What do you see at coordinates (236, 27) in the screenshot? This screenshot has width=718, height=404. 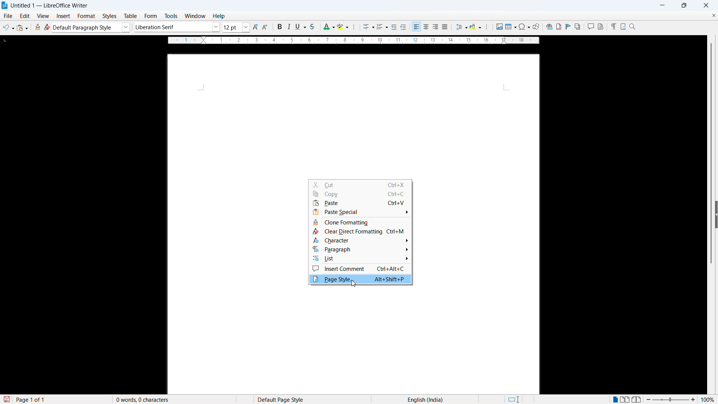 I see `Set font size ` at bounding box center [236, 27].